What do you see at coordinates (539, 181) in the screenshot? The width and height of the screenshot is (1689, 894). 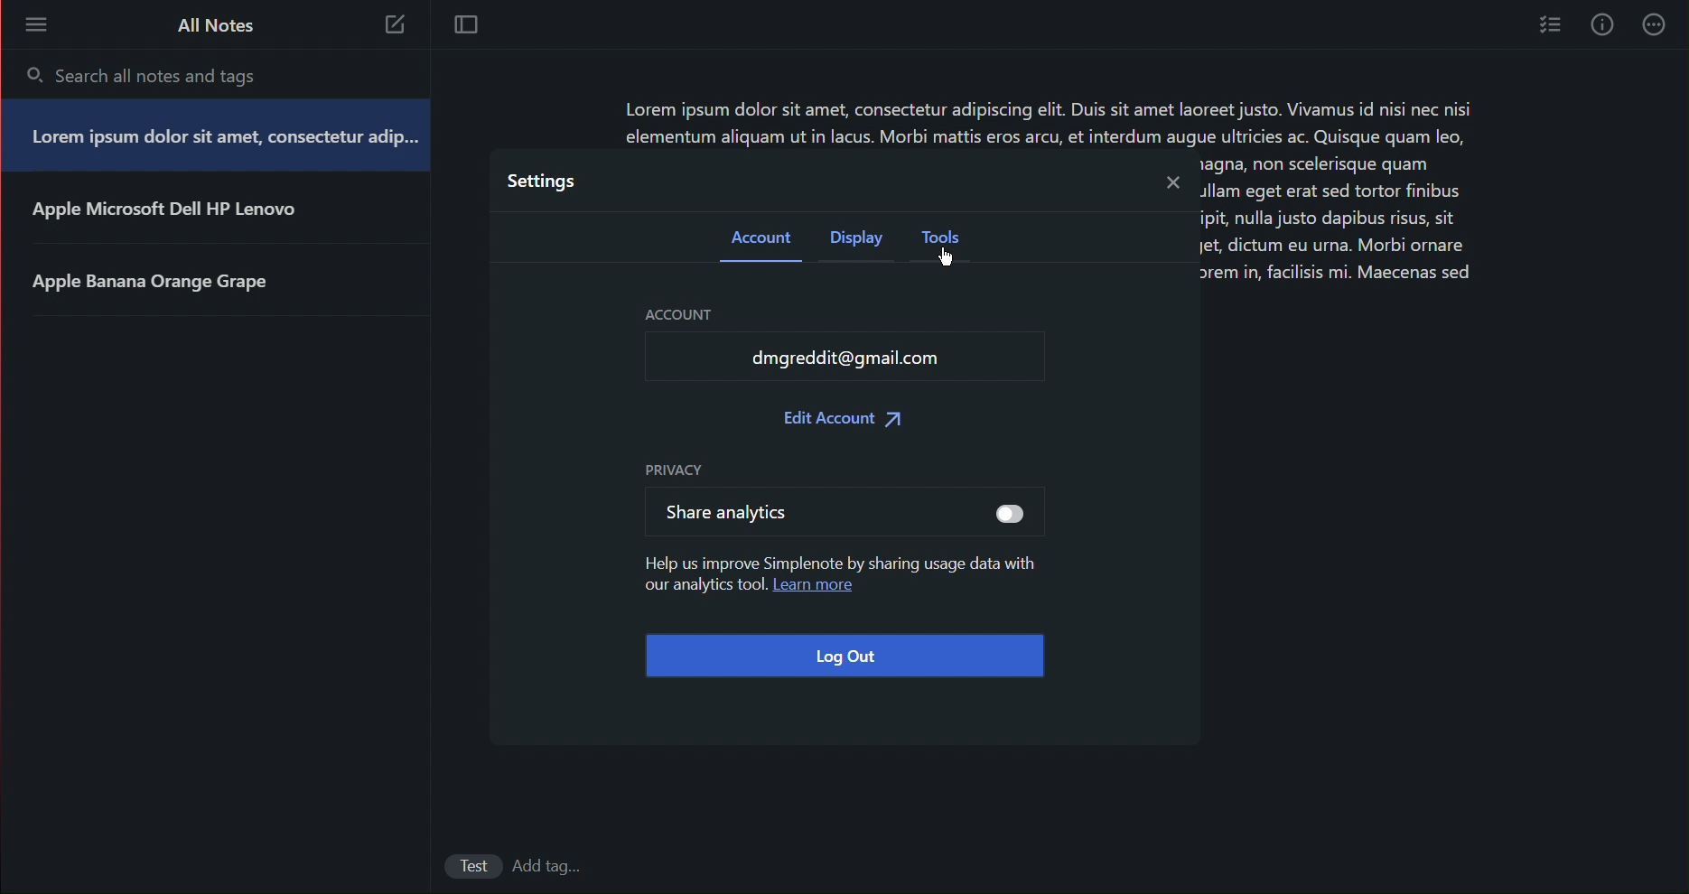 I see `Settings` at bounding box center [539, 181].